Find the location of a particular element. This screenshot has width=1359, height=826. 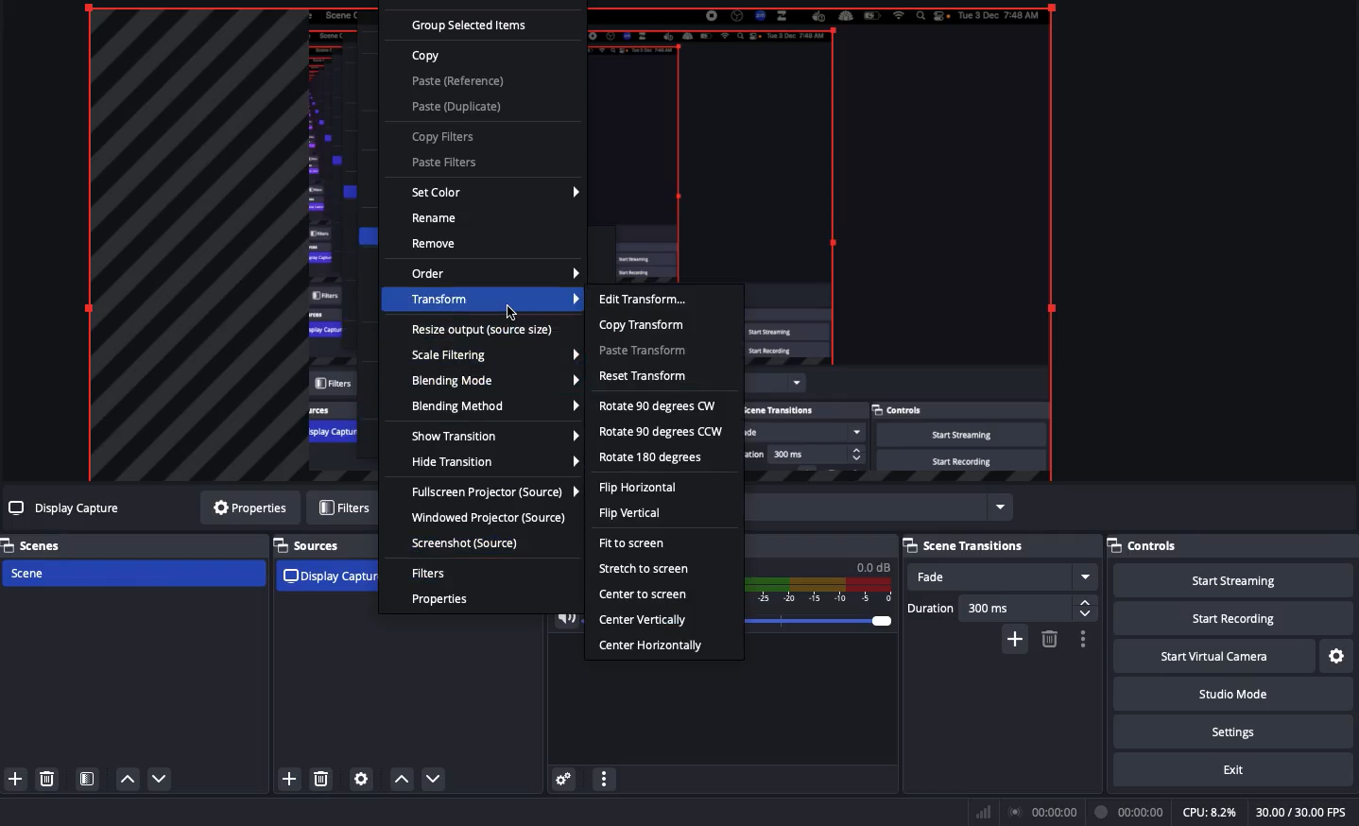

cursor is located at coordinates (508, 315).